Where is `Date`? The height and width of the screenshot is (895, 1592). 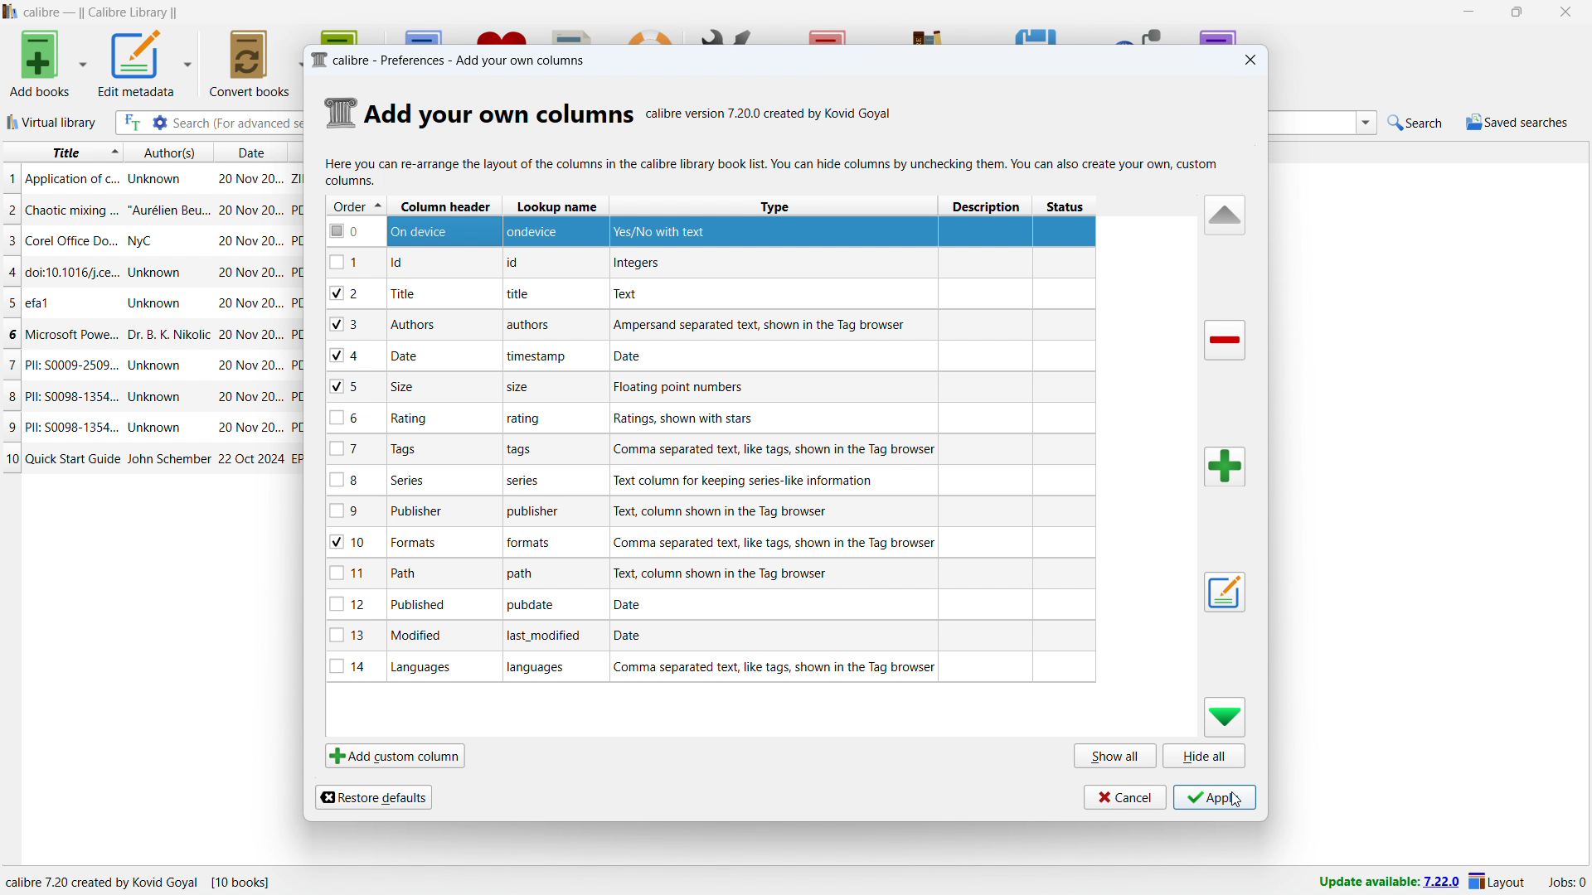 Date is located at coordinates (632, 605).